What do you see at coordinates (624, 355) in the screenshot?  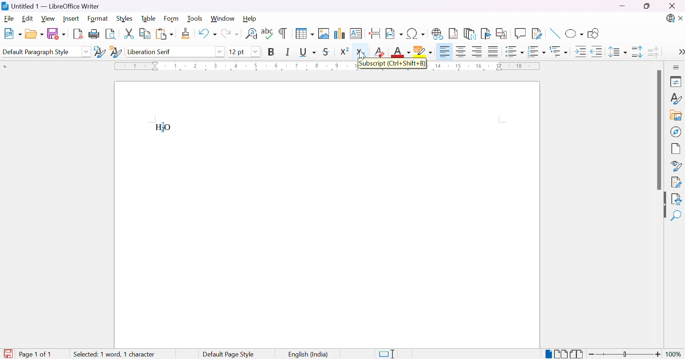 I see `Slider` at bounding box center [624, 355].